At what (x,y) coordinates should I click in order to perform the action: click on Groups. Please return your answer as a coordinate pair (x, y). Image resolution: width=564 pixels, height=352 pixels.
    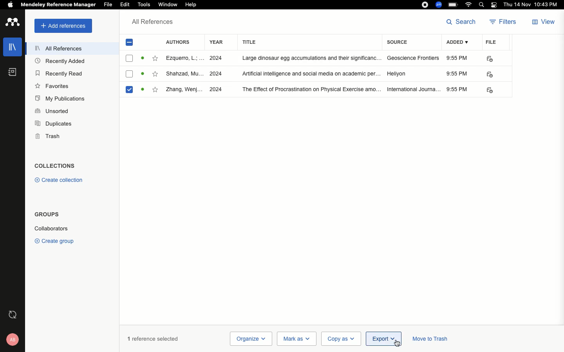
    Looking at the image, I should click on (46, 214).